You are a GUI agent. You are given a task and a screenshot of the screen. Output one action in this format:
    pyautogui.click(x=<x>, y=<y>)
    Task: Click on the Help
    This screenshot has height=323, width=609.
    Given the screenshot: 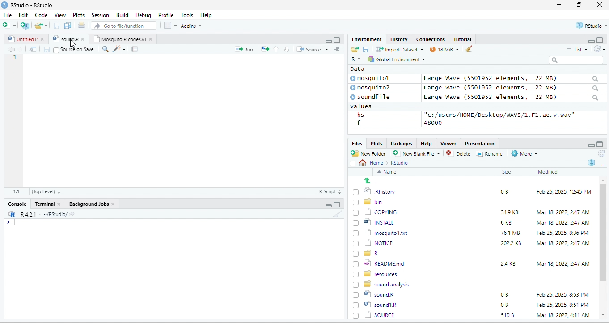 What is the action you would take?
    pyautogui.click(x=426, y=143)
    